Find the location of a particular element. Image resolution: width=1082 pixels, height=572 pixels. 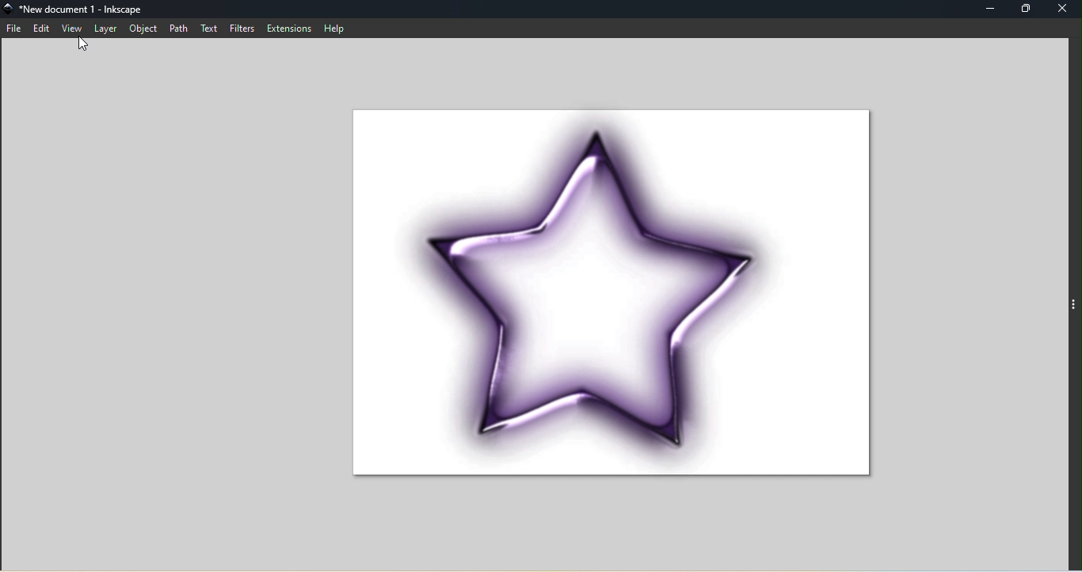

Canvas is located at coordinates (606, 300).